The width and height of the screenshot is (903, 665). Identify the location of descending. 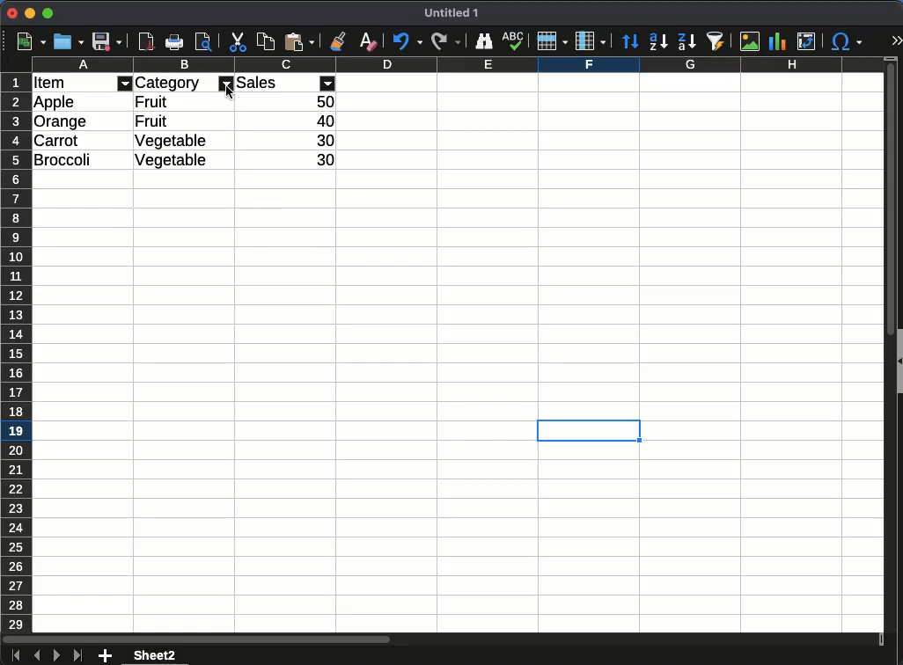
(657, 42).